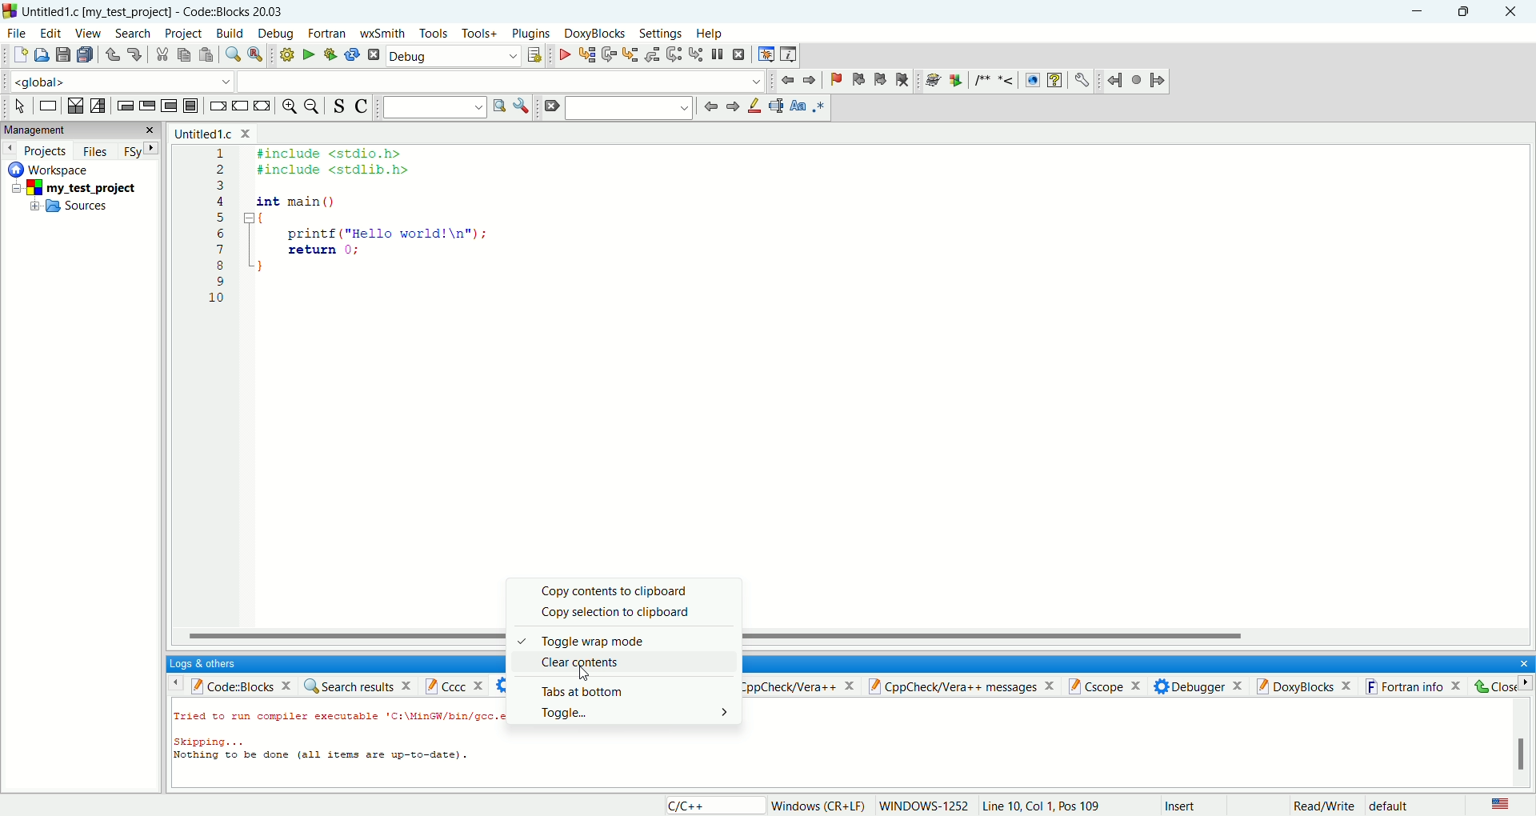 This screenshot has width=1536, height=816. I want to click on cut, so click(158, 55).